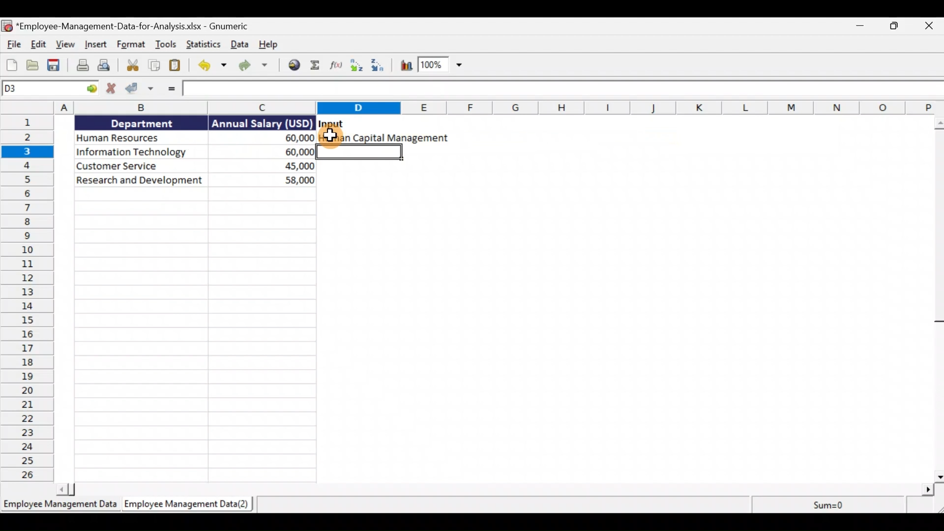  I want to click on Sum into current cell, so click(315, 66).